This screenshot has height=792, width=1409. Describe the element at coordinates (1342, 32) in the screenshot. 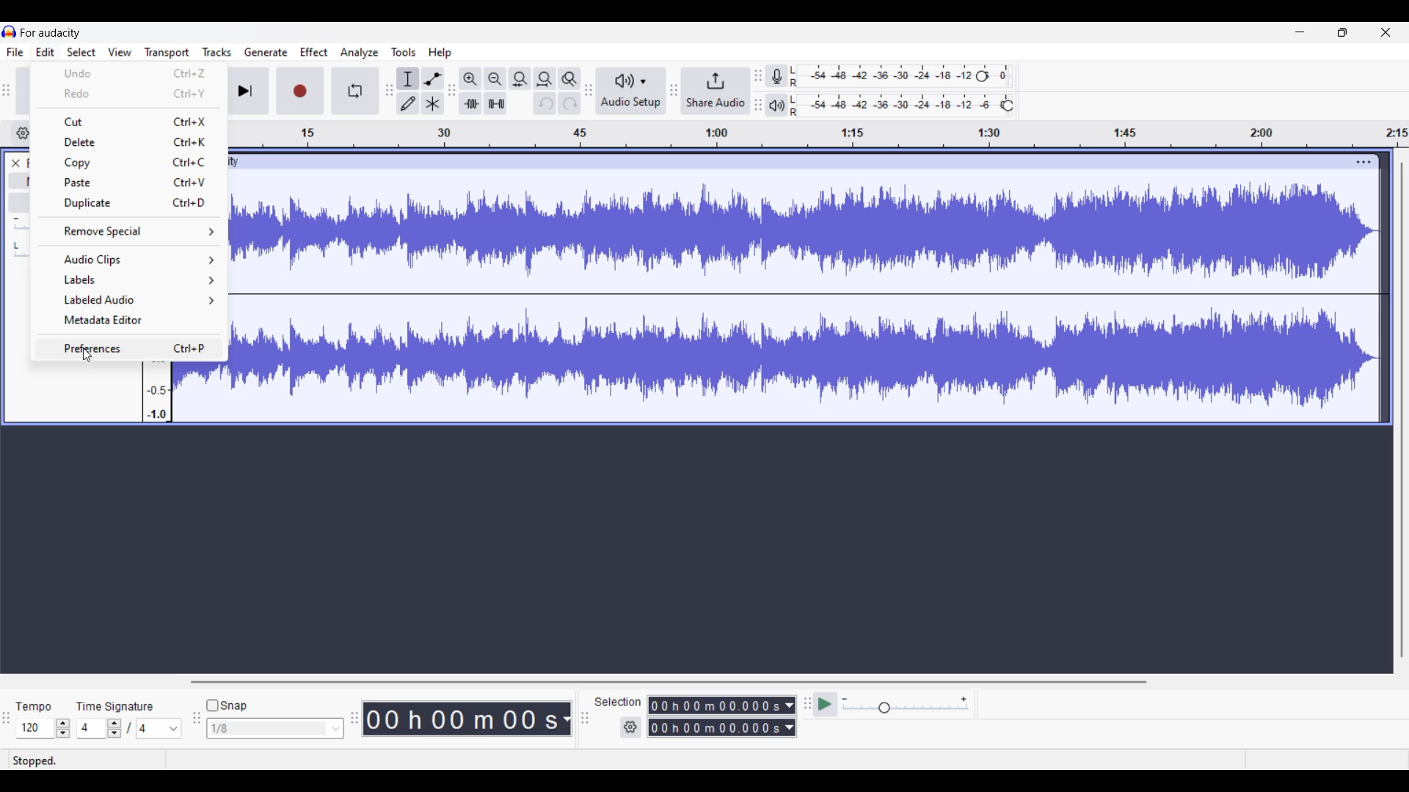

I see `Show in smaller tab` at that location.